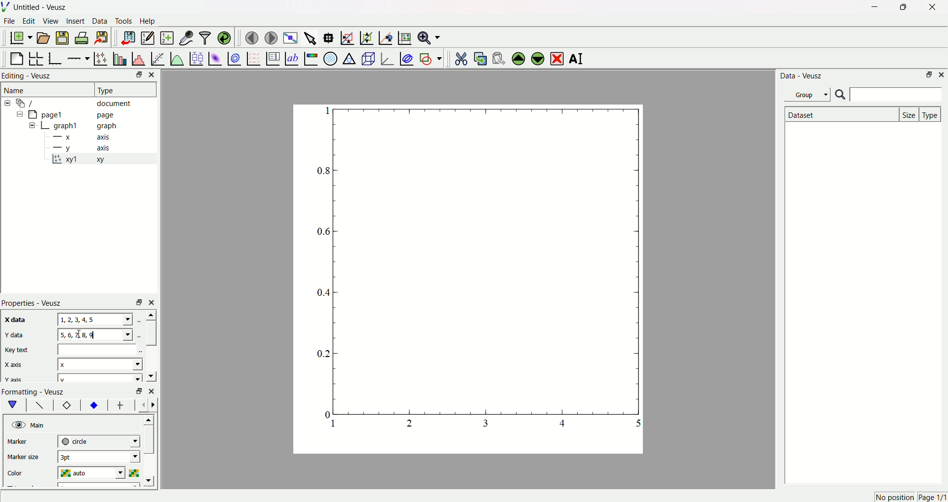 This screenshot has width=948, height=502. I want to click on add a shape , so click(430, 58).